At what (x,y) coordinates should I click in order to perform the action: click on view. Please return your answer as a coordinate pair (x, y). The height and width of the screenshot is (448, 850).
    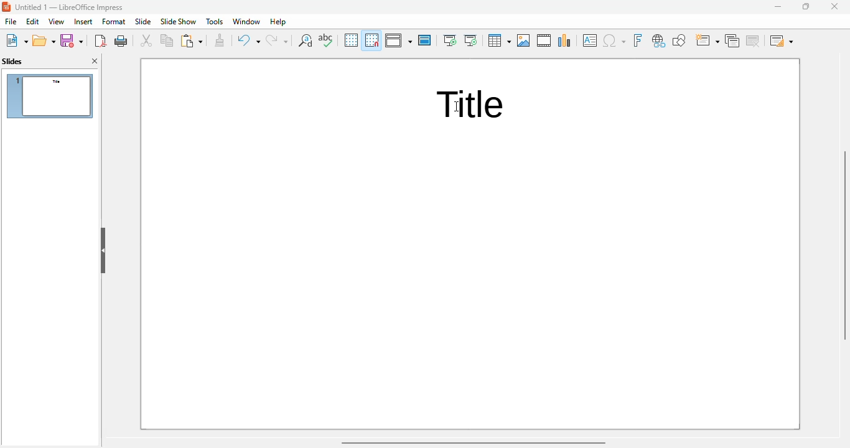
    Looking at the image, I should click on (56, 21).